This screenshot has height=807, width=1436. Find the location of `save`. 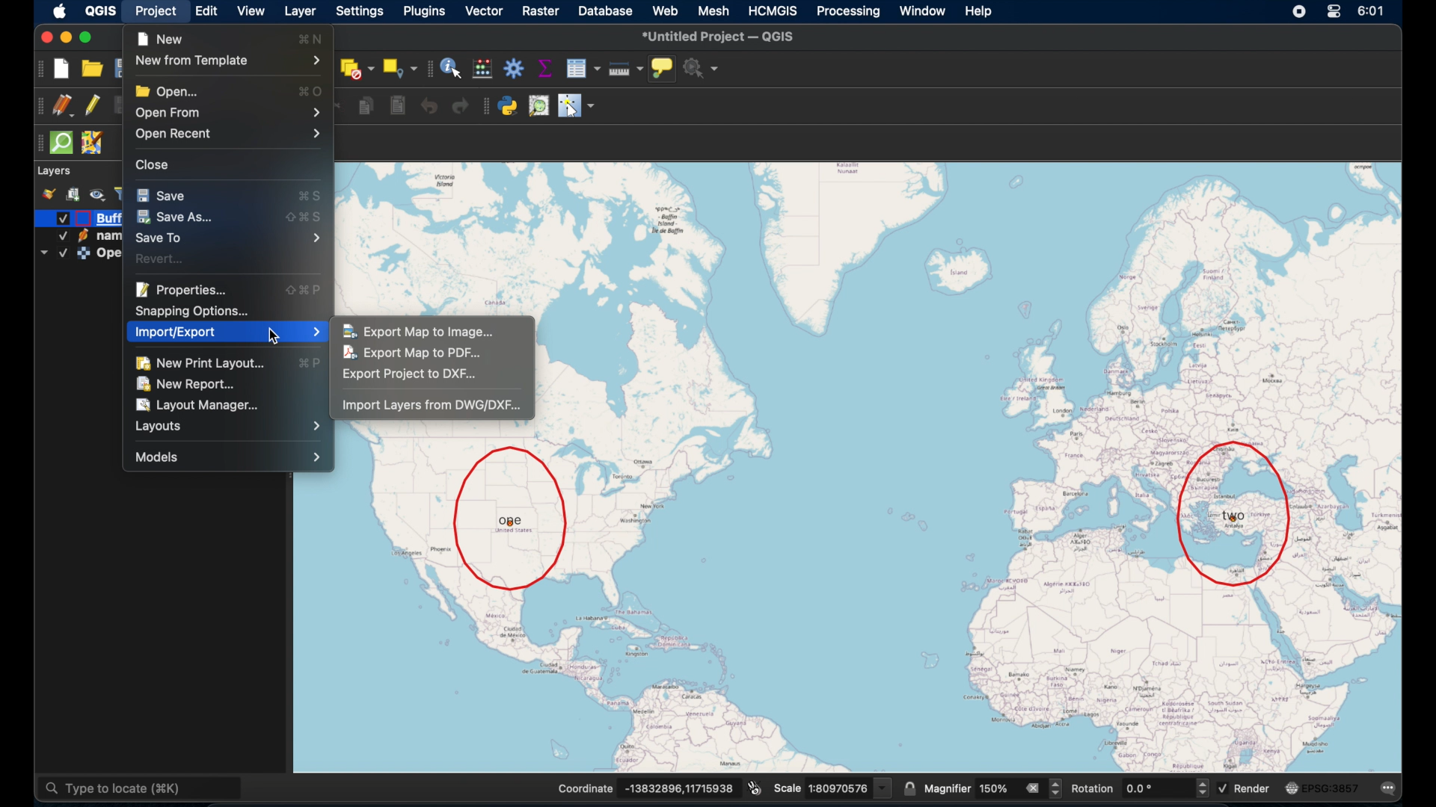

save is located at coordinates (161, 194).